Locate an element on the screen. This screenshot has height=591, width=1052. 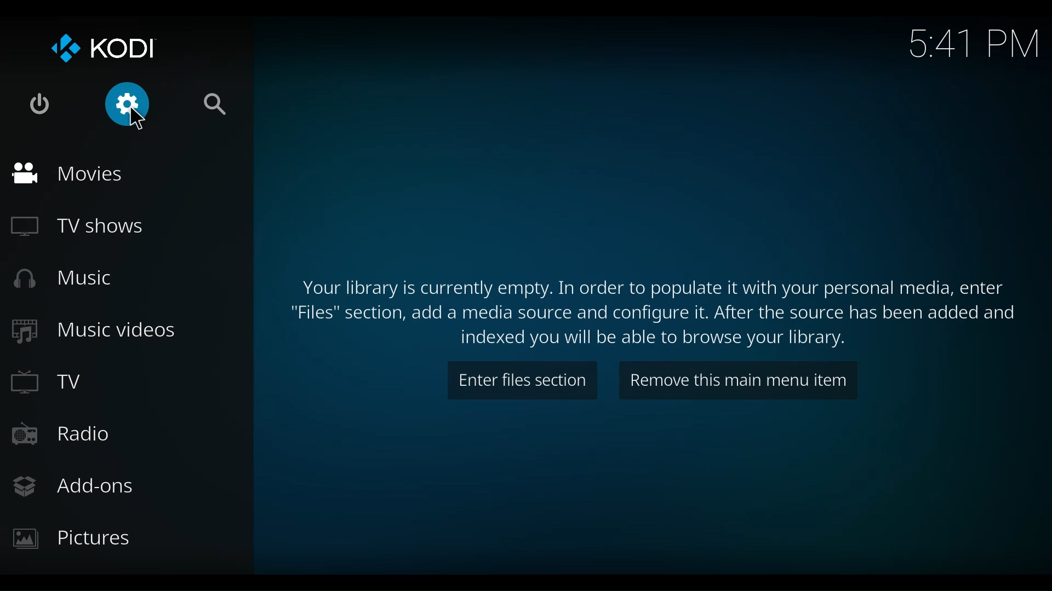
 is located at coordinates (106, 47).